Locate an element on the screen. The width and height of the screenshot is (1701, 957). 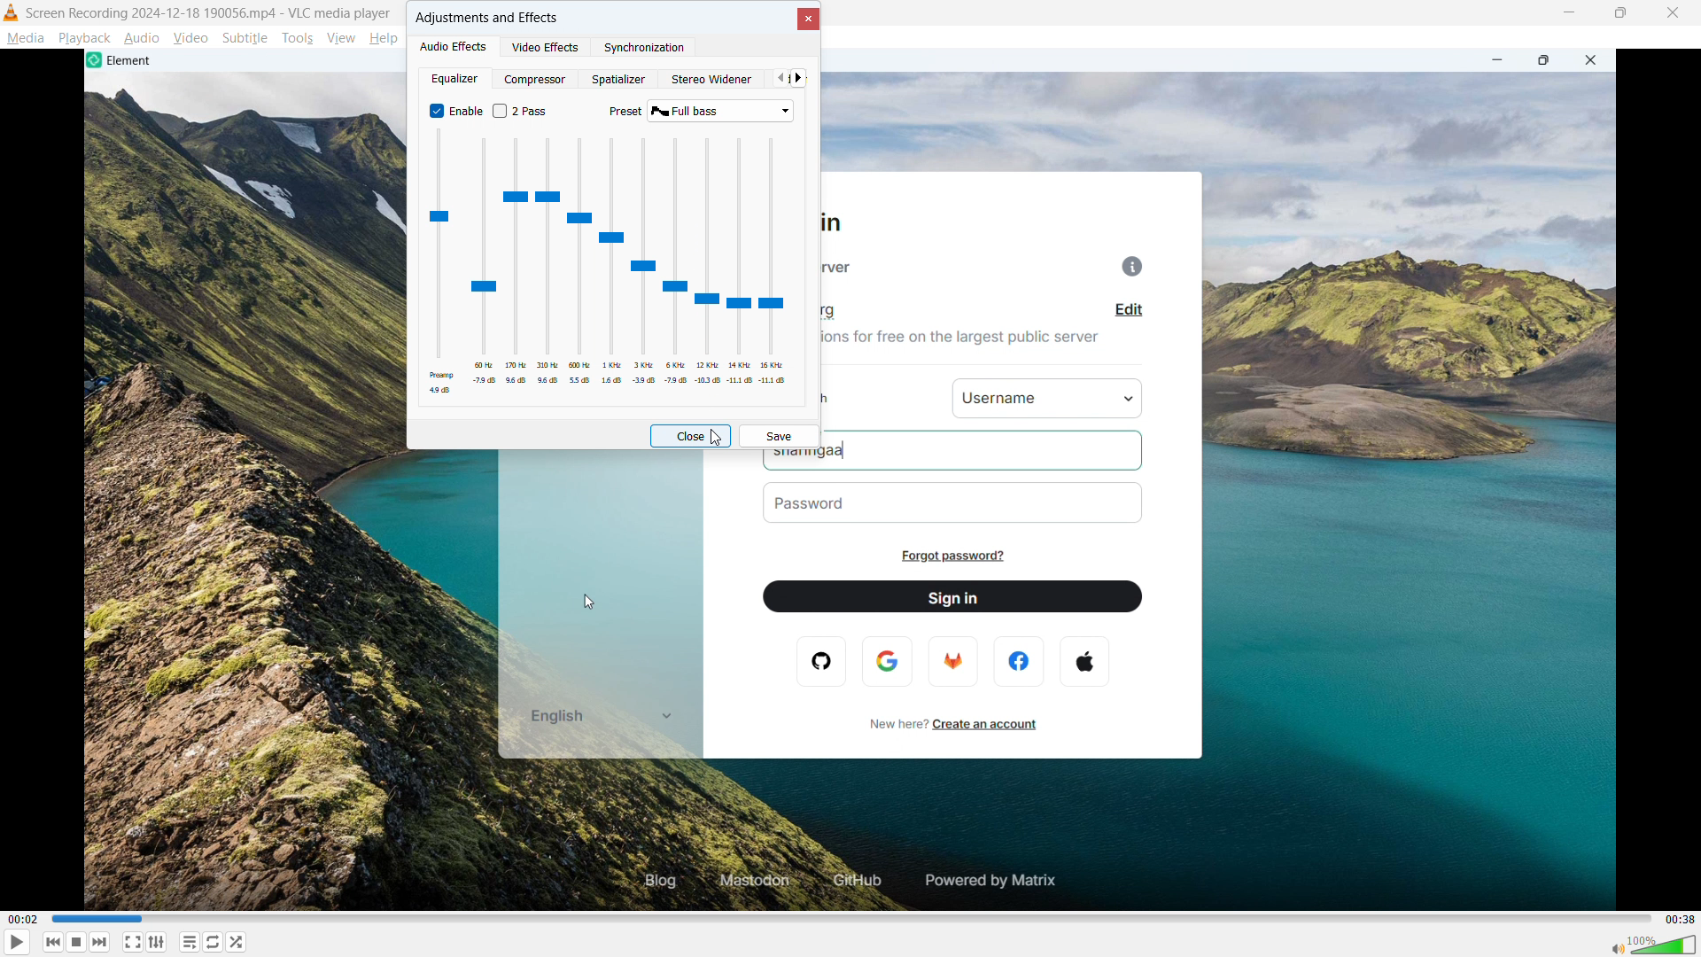
time bar is located at coordinates (848, 917).